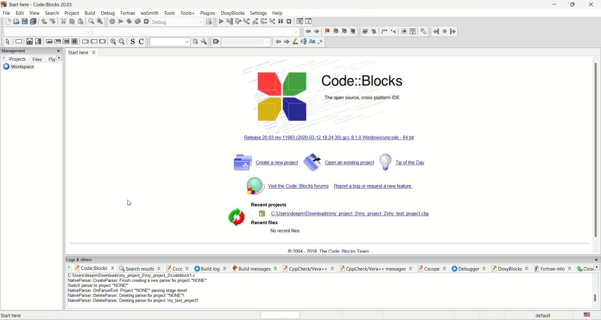 The height and width of the screenshot is (320, 601). Describe the element at coordinates (344, 32) in the screenshot. I see `next bookmark` at that location.